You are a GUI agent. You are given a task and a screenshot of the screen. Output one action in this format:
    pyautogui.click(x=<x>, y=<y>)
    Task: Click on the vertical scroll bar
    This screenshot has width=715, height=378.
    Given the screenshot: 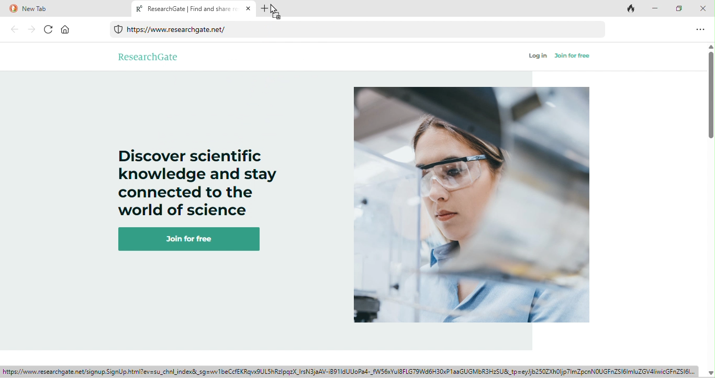 What is the action you would take?
    pyautogui.click(x=710, y=95)
    